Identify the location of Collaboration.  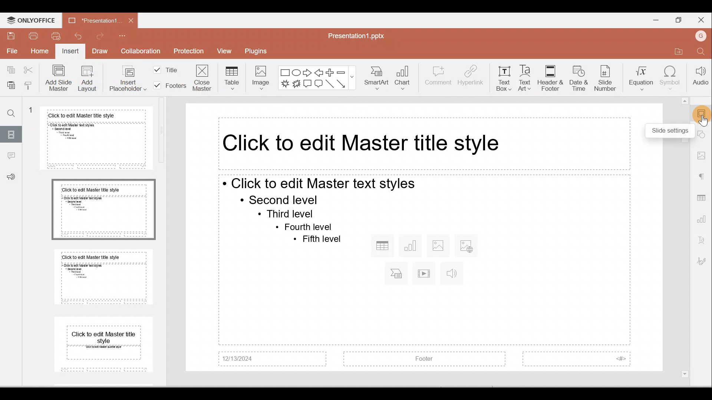
(143, 52).